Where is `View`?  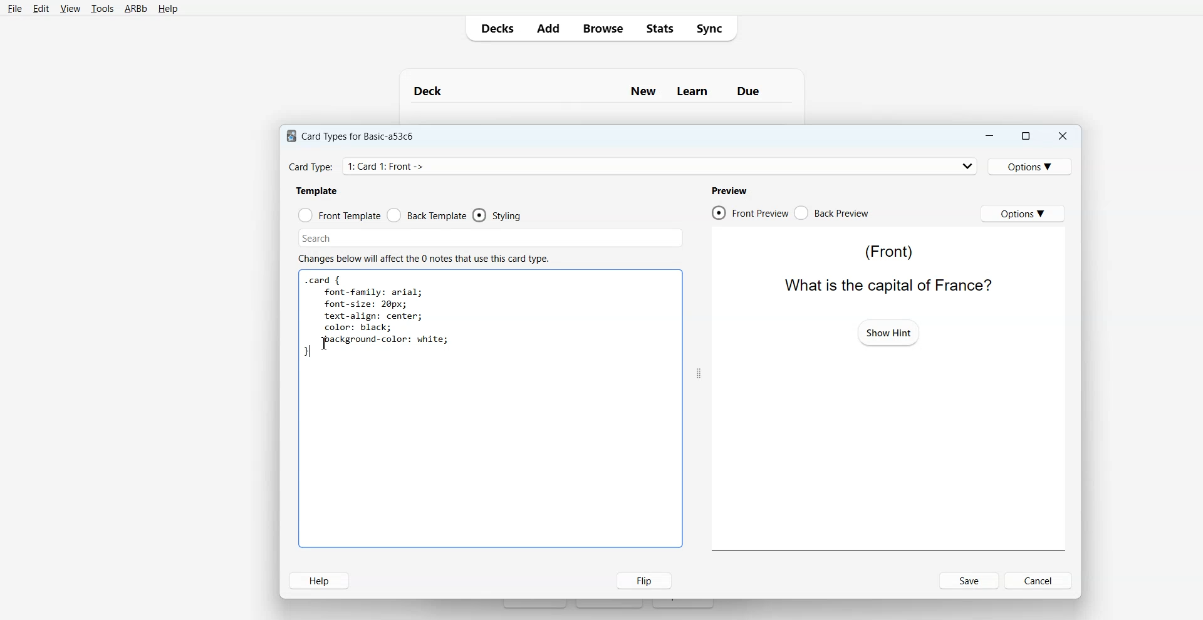 View is located at coordinates (70, 9).